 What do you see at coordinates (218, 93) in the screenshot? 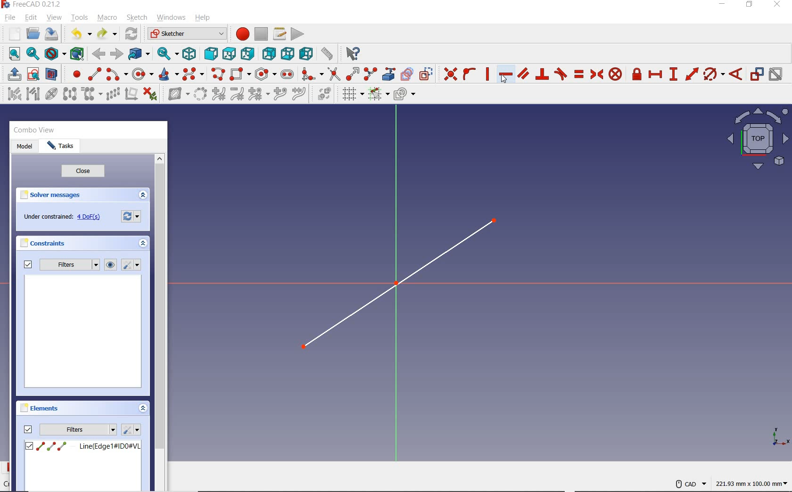
I see `INCREASE B-SPLINE DEGREE` at bounding box center [218, 93].